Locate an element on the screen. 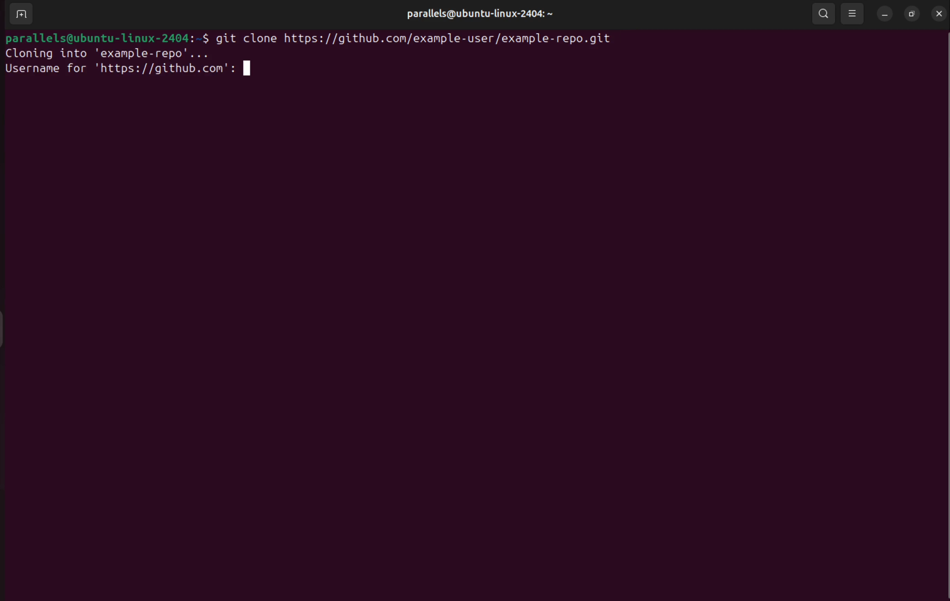 The width and height of the screenshot is (950, 601). view point is located at coordinates (852, 13).